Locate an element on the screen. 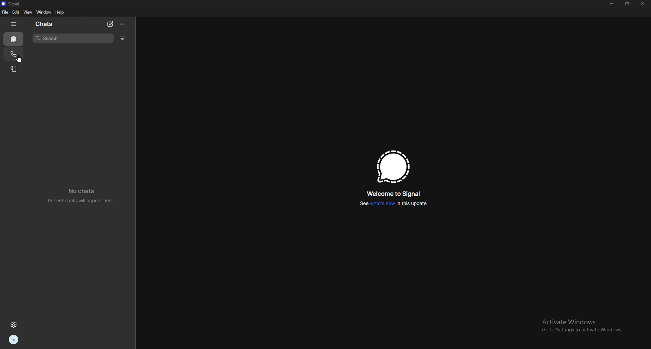 This screenshot has width=651, height=349. hide tab is located at coordinates (14, 24).